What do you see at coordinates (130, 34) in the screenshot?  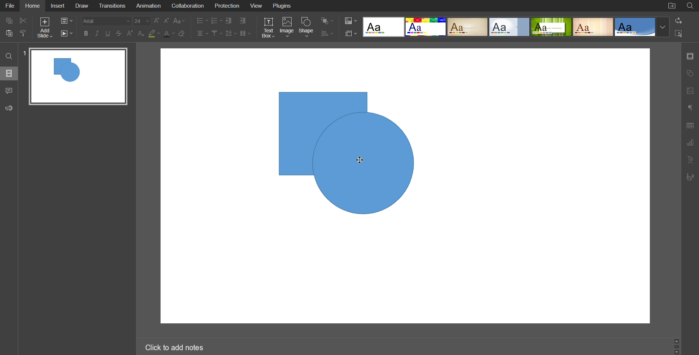 I see `Superscript` at bounding box center [130, 34].